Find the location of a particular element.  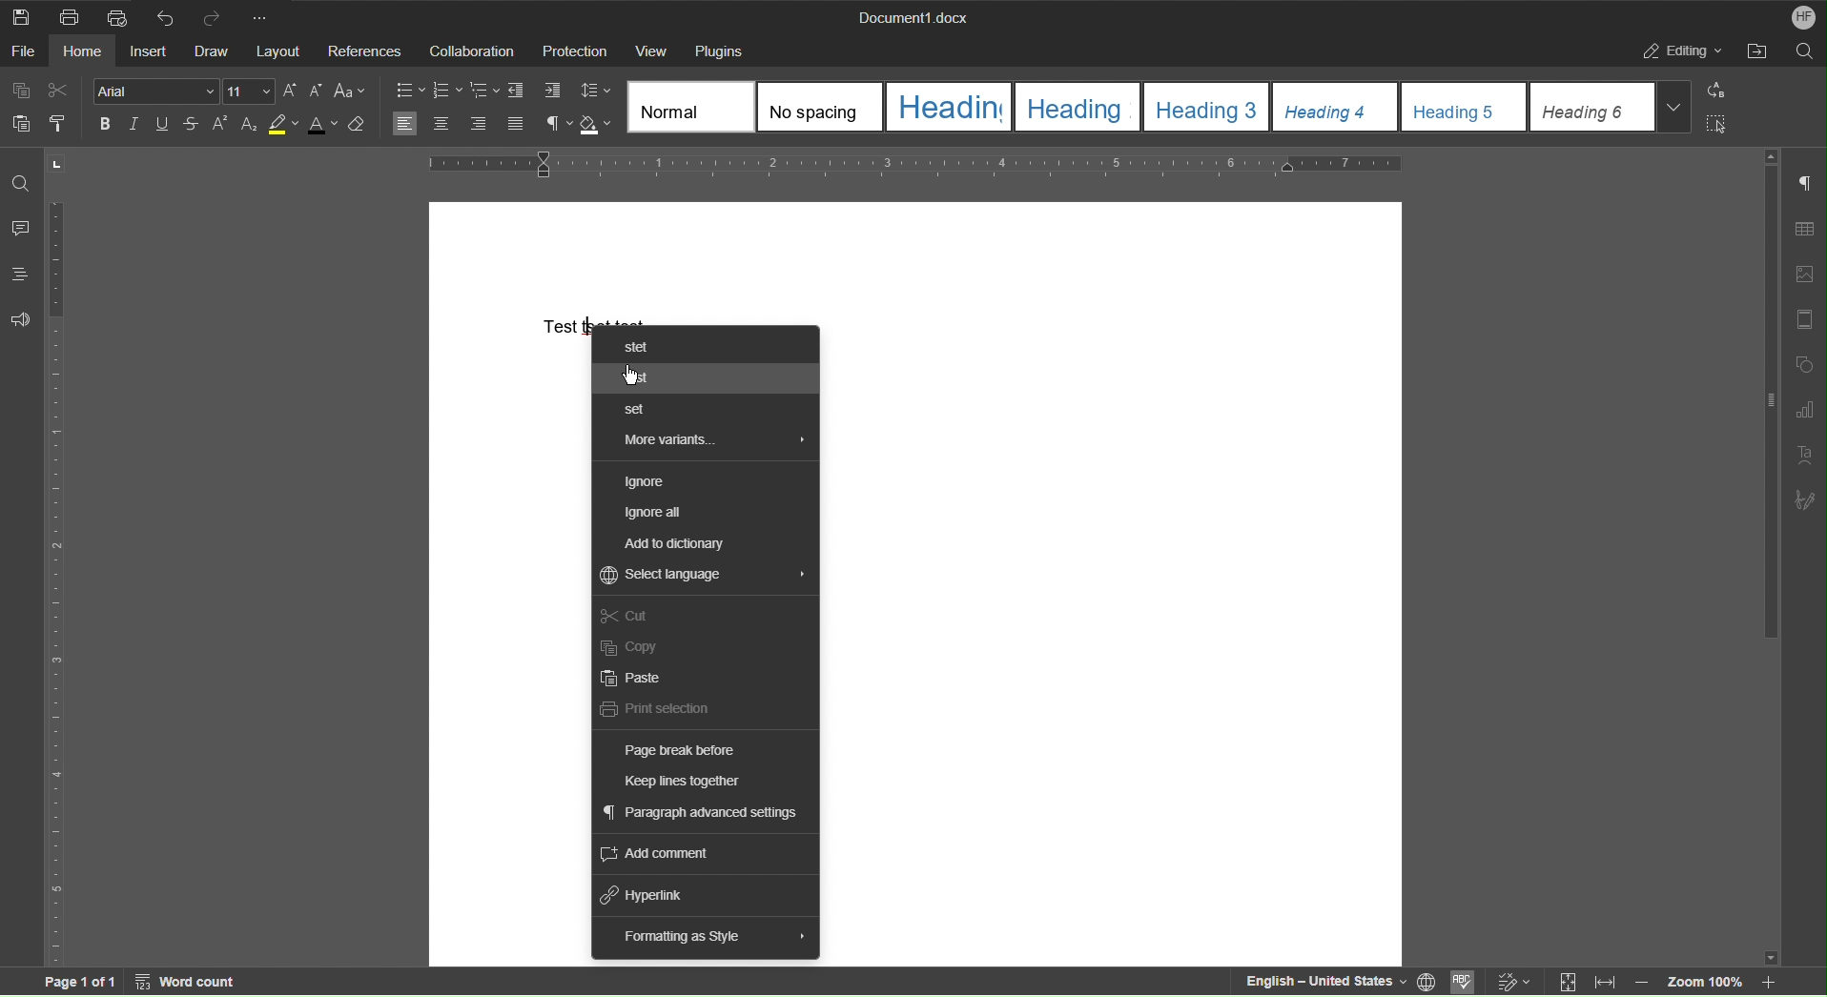

Reference is located at coordinates (361, 51).